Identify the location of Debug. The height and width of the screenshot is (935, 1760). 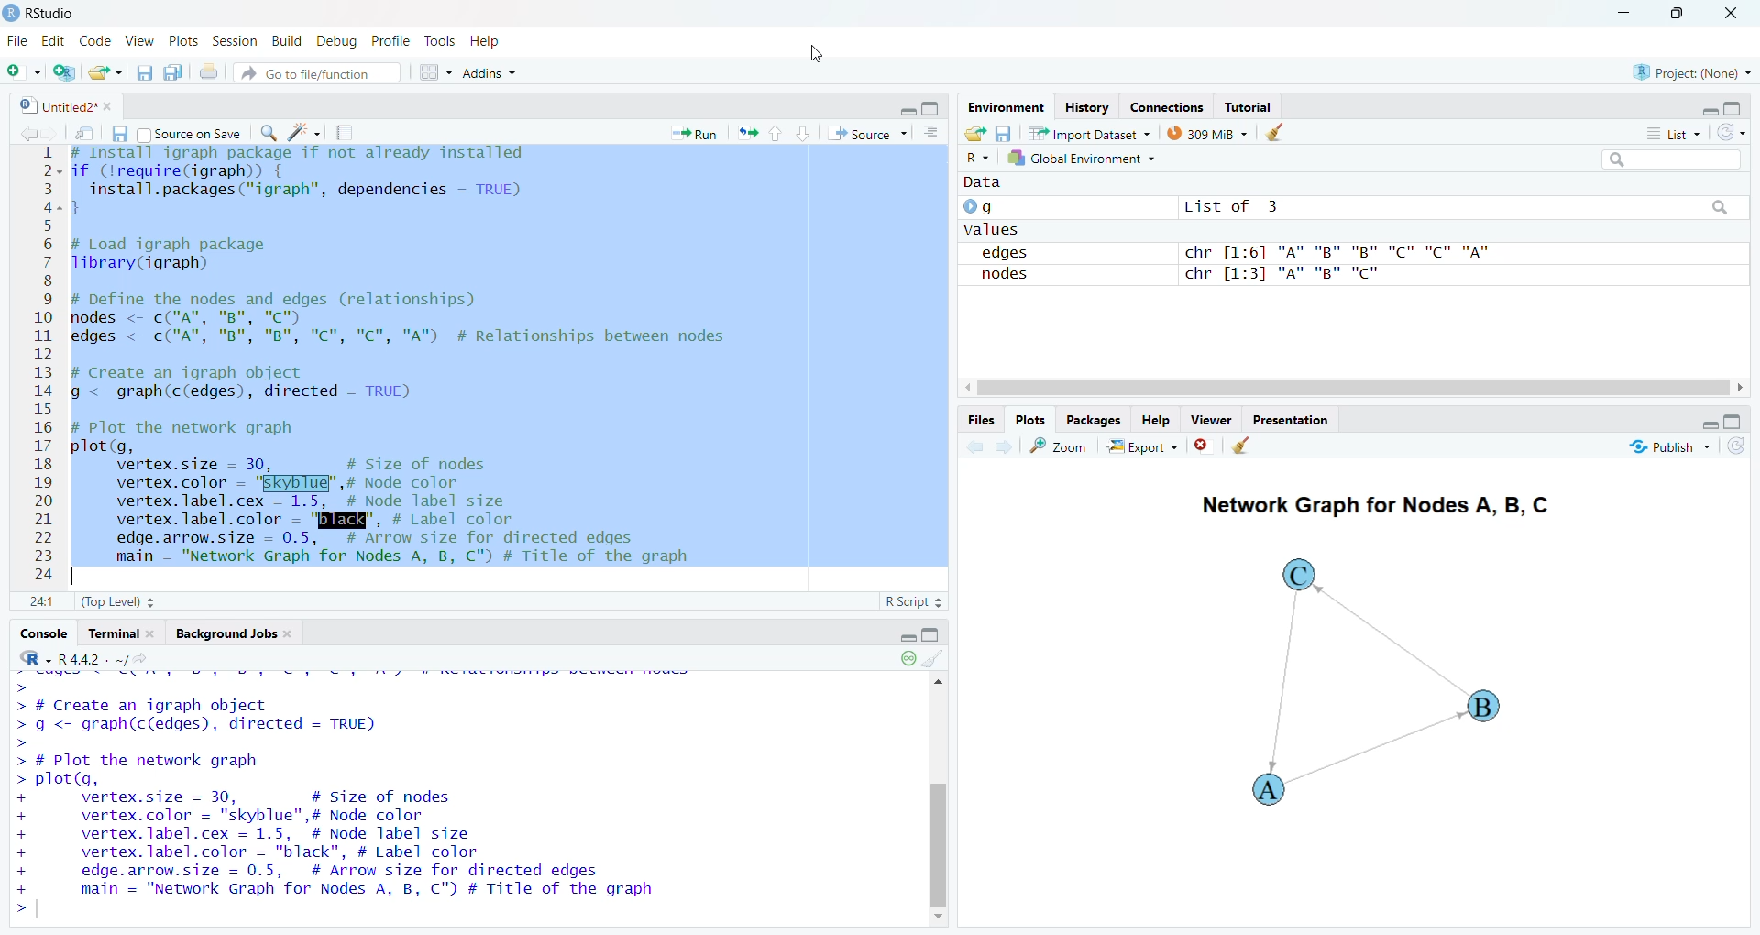
(335, 44).